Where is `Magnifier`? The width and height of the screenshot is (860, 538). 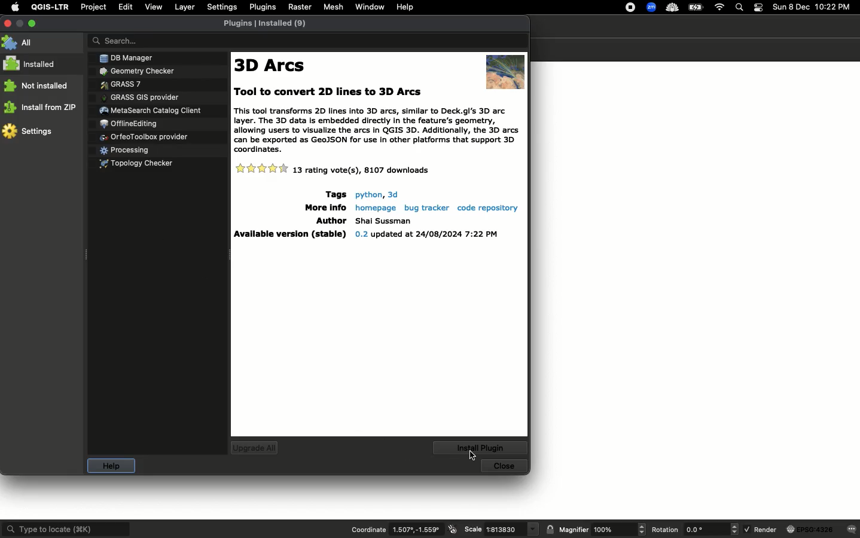 Magnifier is located at coordinates (574, 530).